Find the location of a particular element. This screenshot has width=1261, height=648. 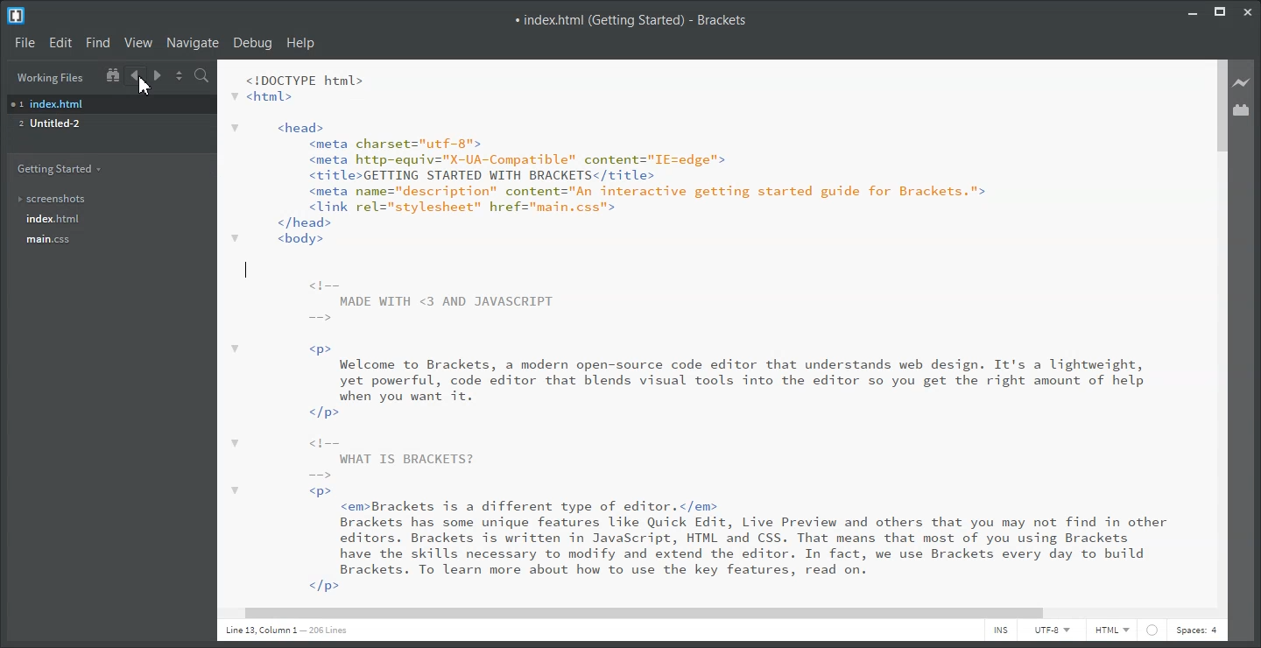

Help is located at coordinates (300, 43).